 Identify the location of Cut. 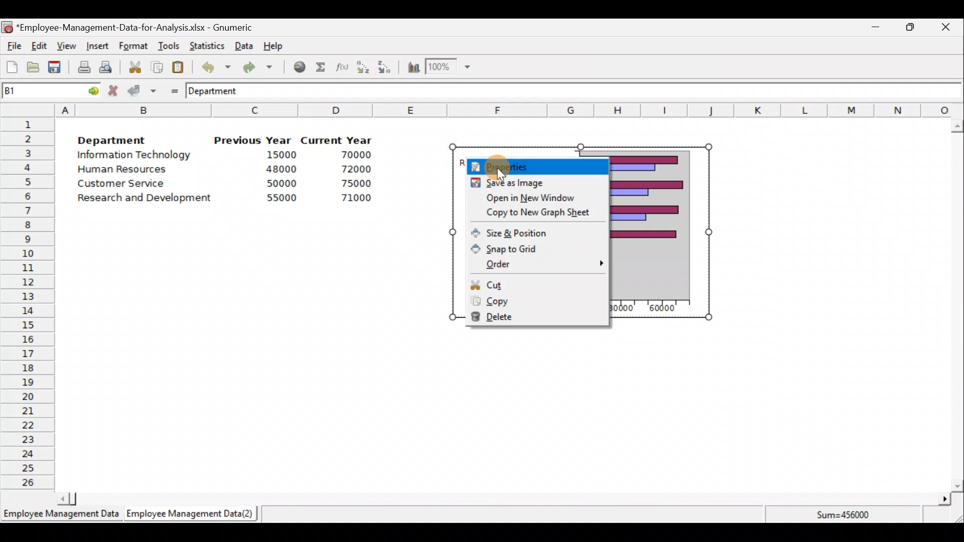
(533, 283).